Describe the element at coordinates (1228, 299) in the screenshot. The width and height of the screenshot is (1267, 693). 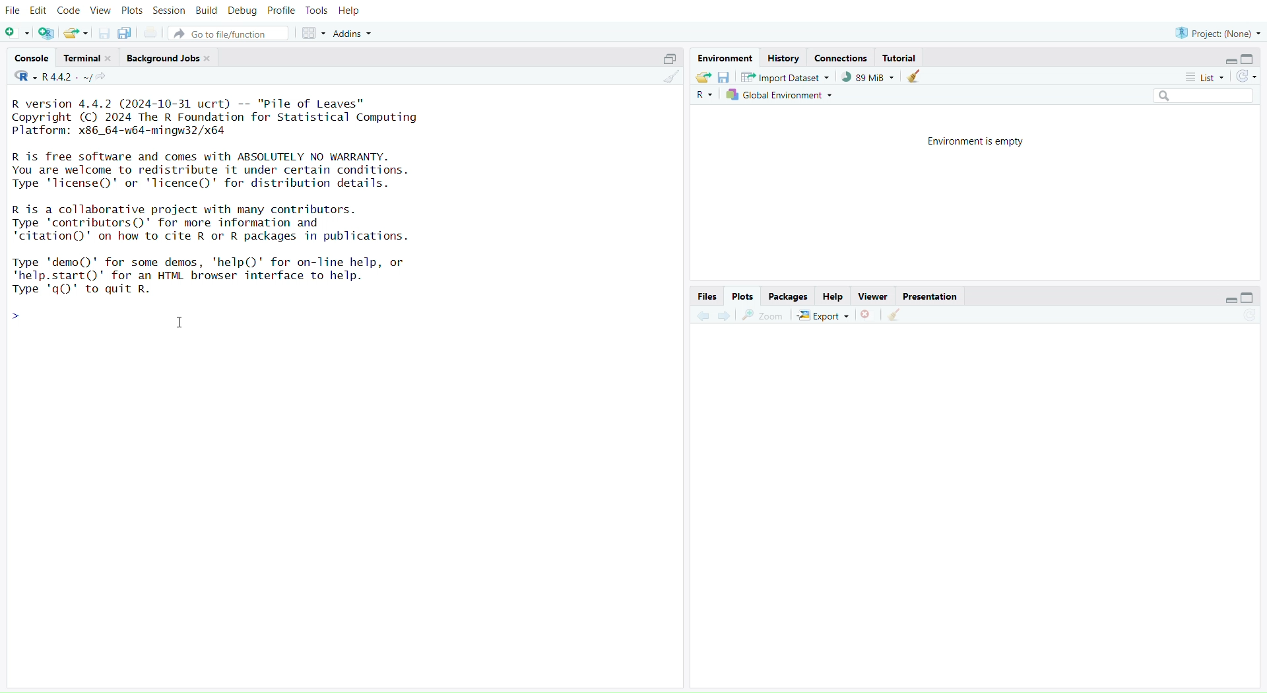
I see `Minimize` at that location.